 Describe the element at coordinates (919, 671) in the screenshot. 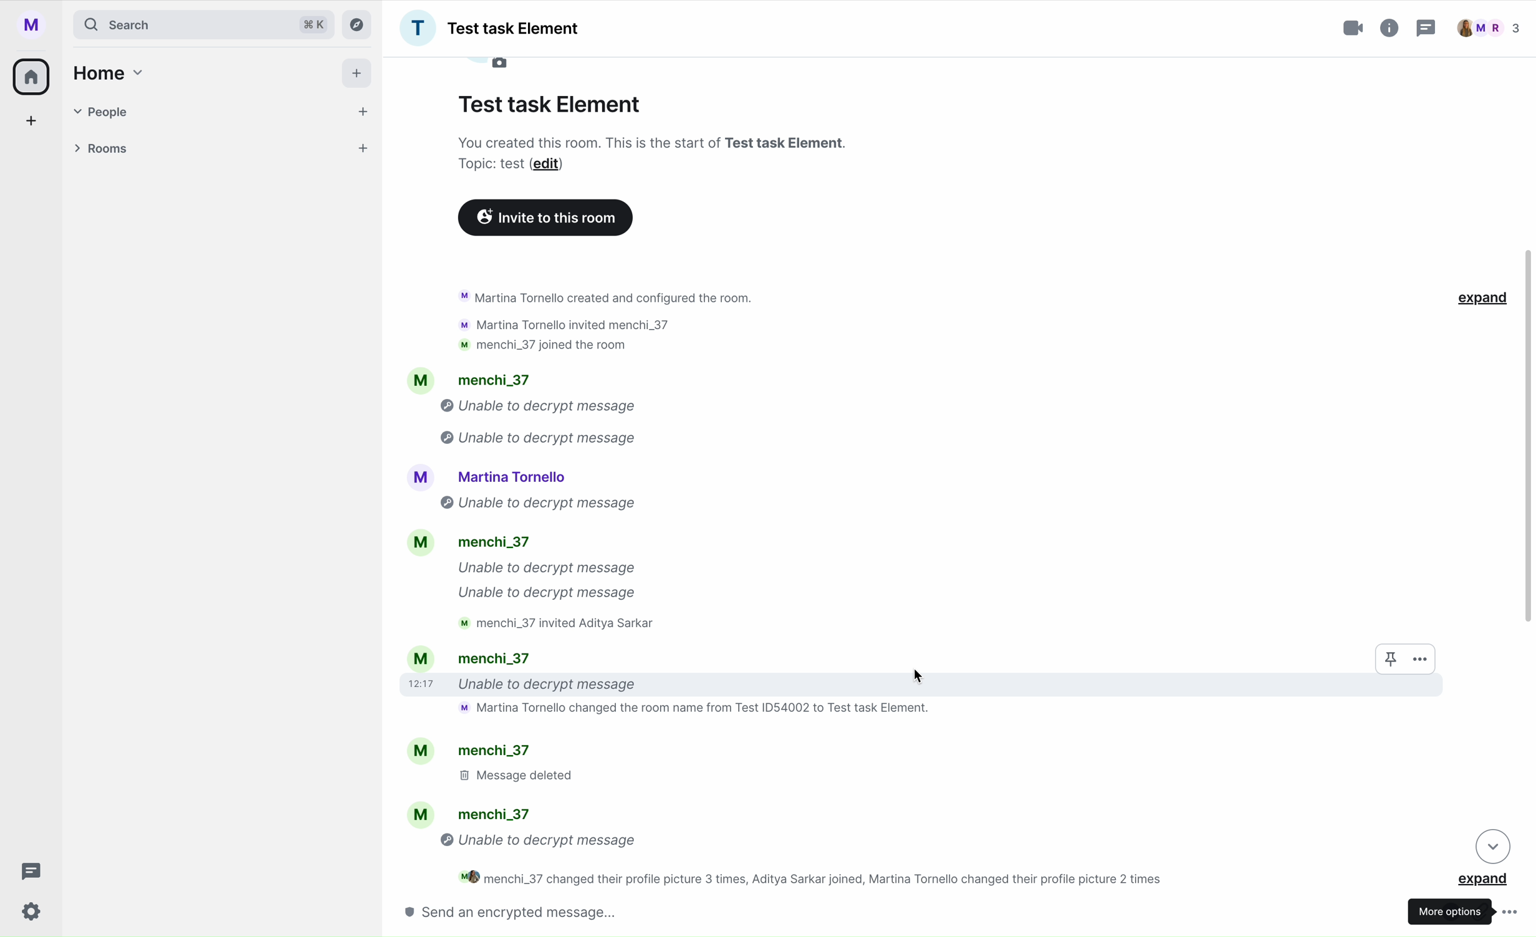

I see `cursor` at that location.